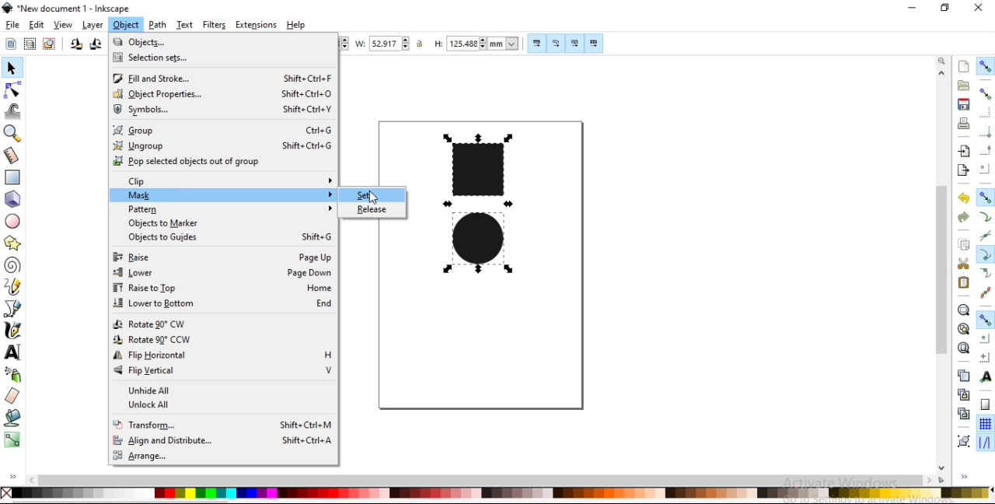 The image size is (995, 504). Describe the element at coordinates (963, 310) in the screenshot. I see `zoom to fit selection` at that location.